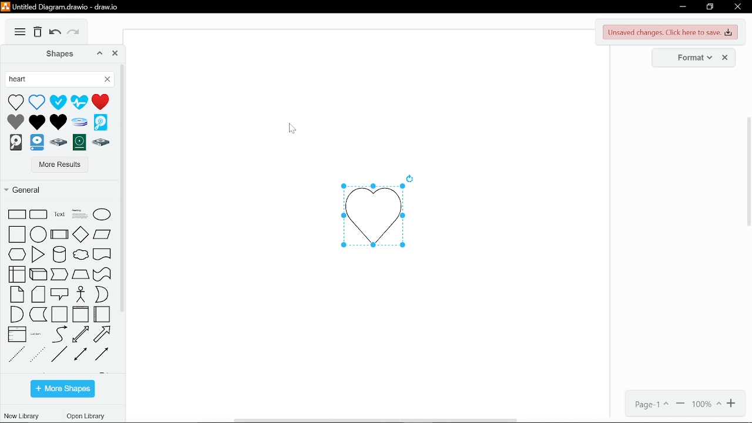 The height and width of the screenshot is (423, 752). What do you see at coordinates (20, 32) in the screenshot?
I see `diagram` at bounding box center [20, 32].